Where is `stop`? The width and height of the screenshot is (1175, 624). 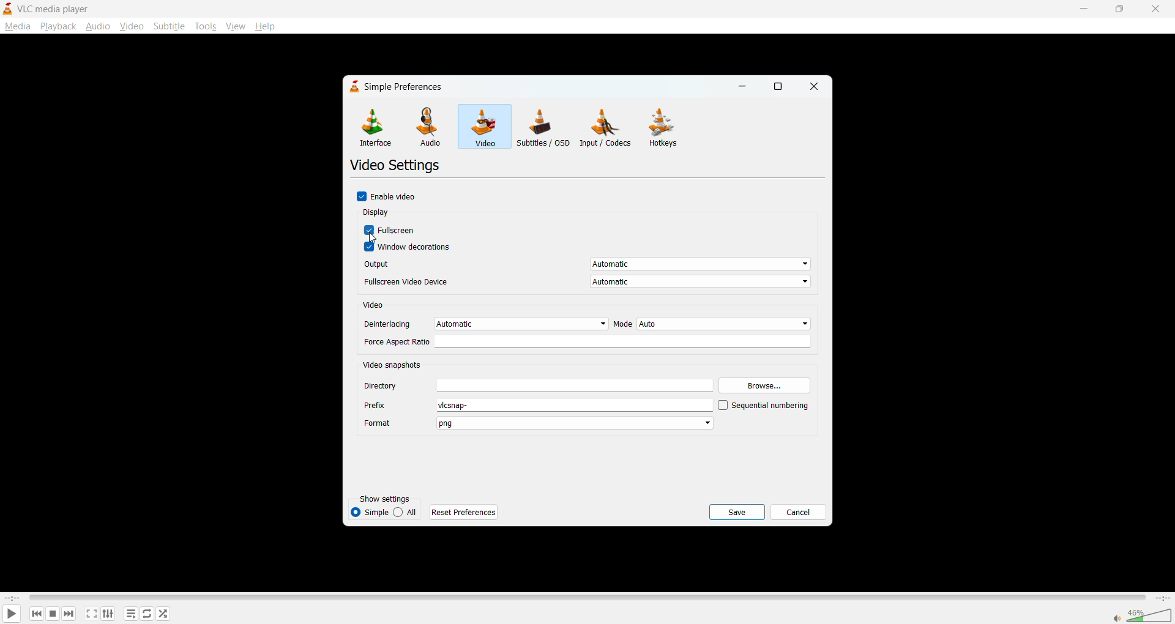 stop is located at coordinates (51, 614).